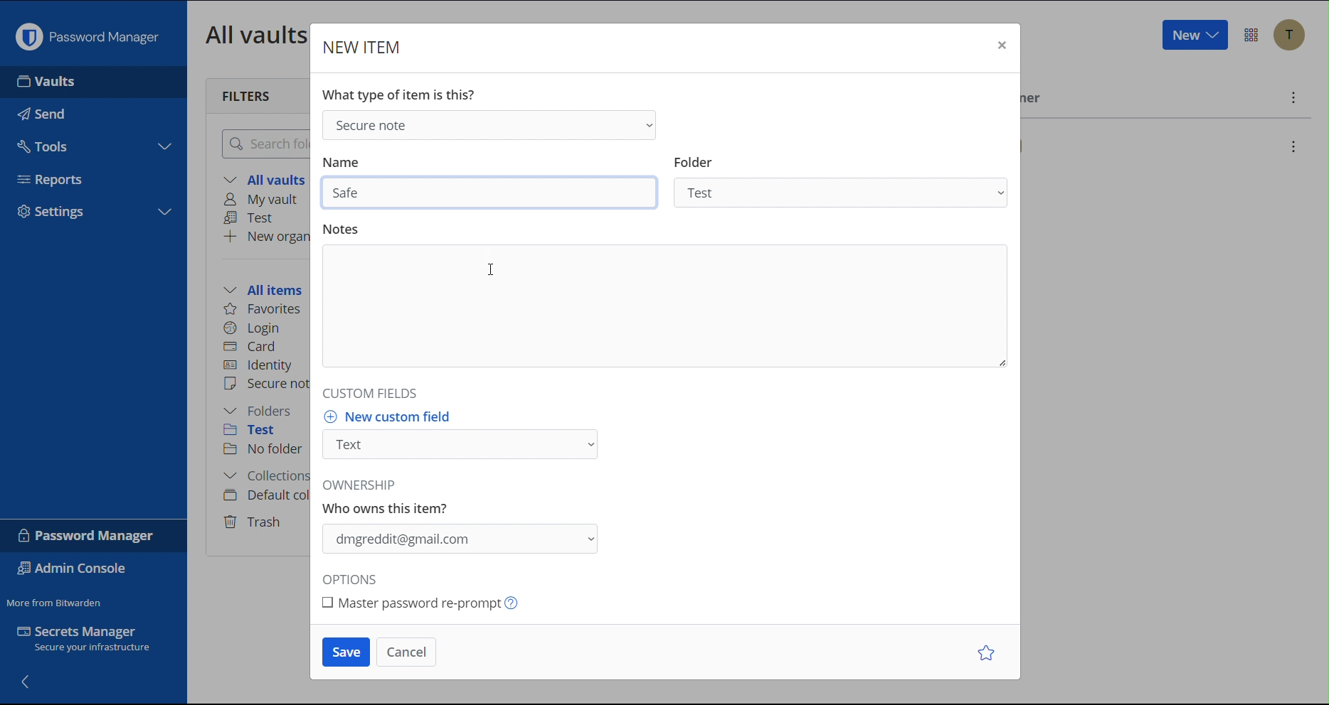  What do you see at coordinates (94, 210) in the screenshot?
I see `Settings` at bounding box center [94, 210].